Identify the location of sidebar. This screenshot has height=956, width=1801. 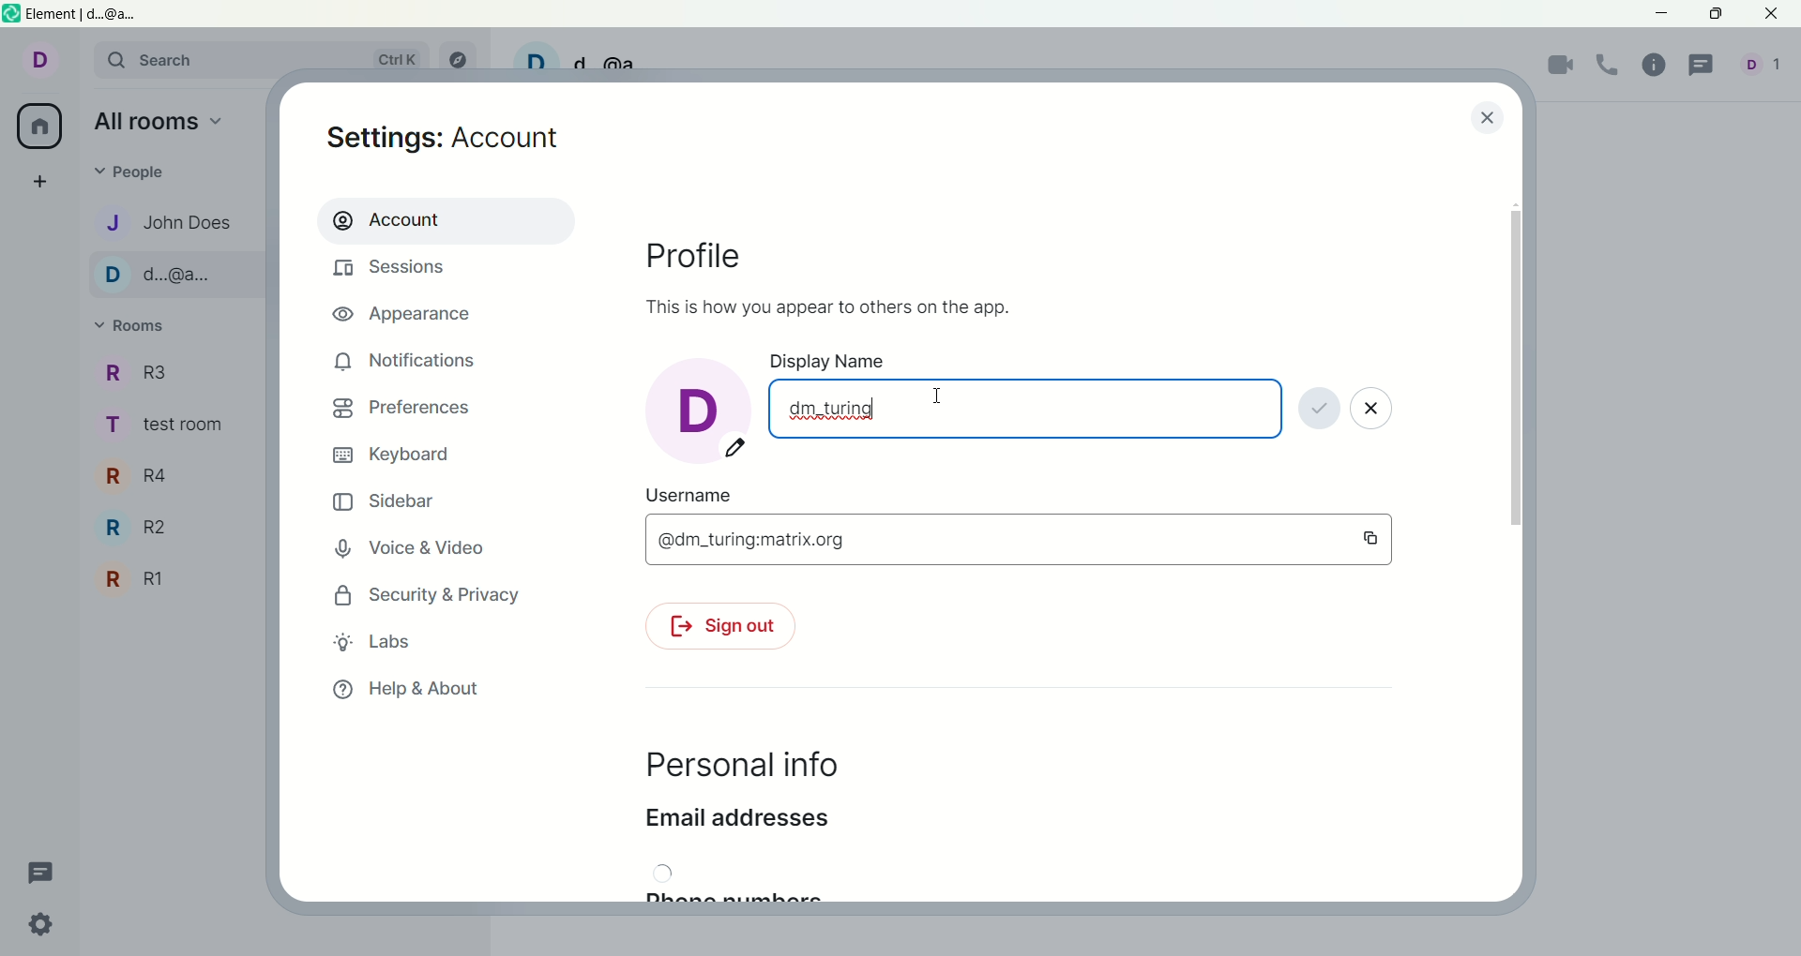
(386, 504).